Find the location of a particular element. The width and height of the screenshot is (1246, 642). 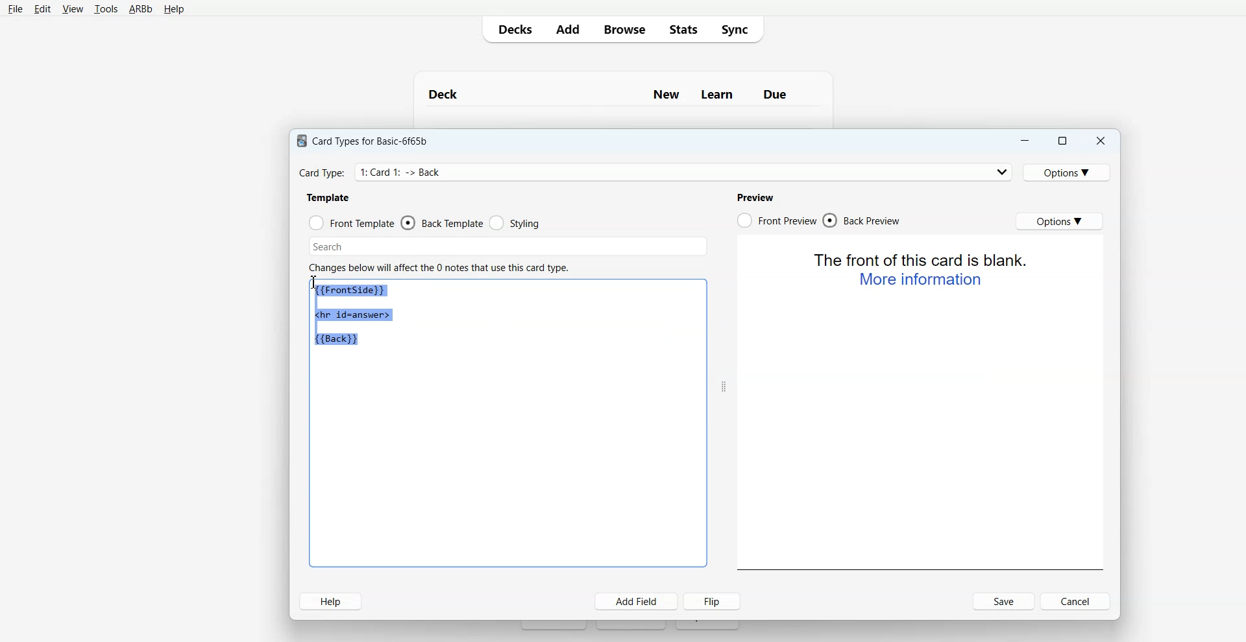

Text 3 is located at coordinates (440, 267).